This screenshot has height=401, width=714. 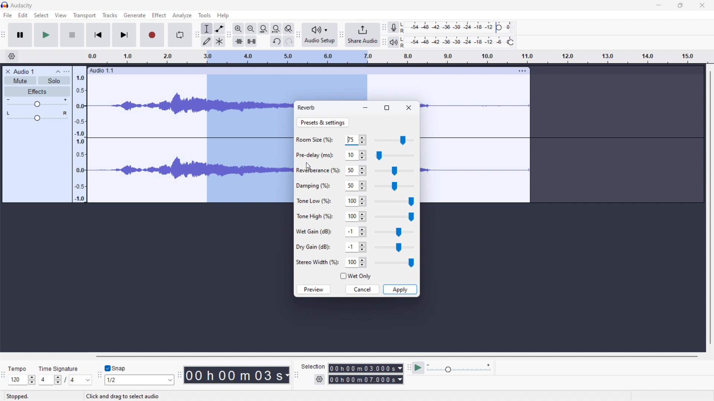 I want to click on skip to start, so click(x=97, y=35).